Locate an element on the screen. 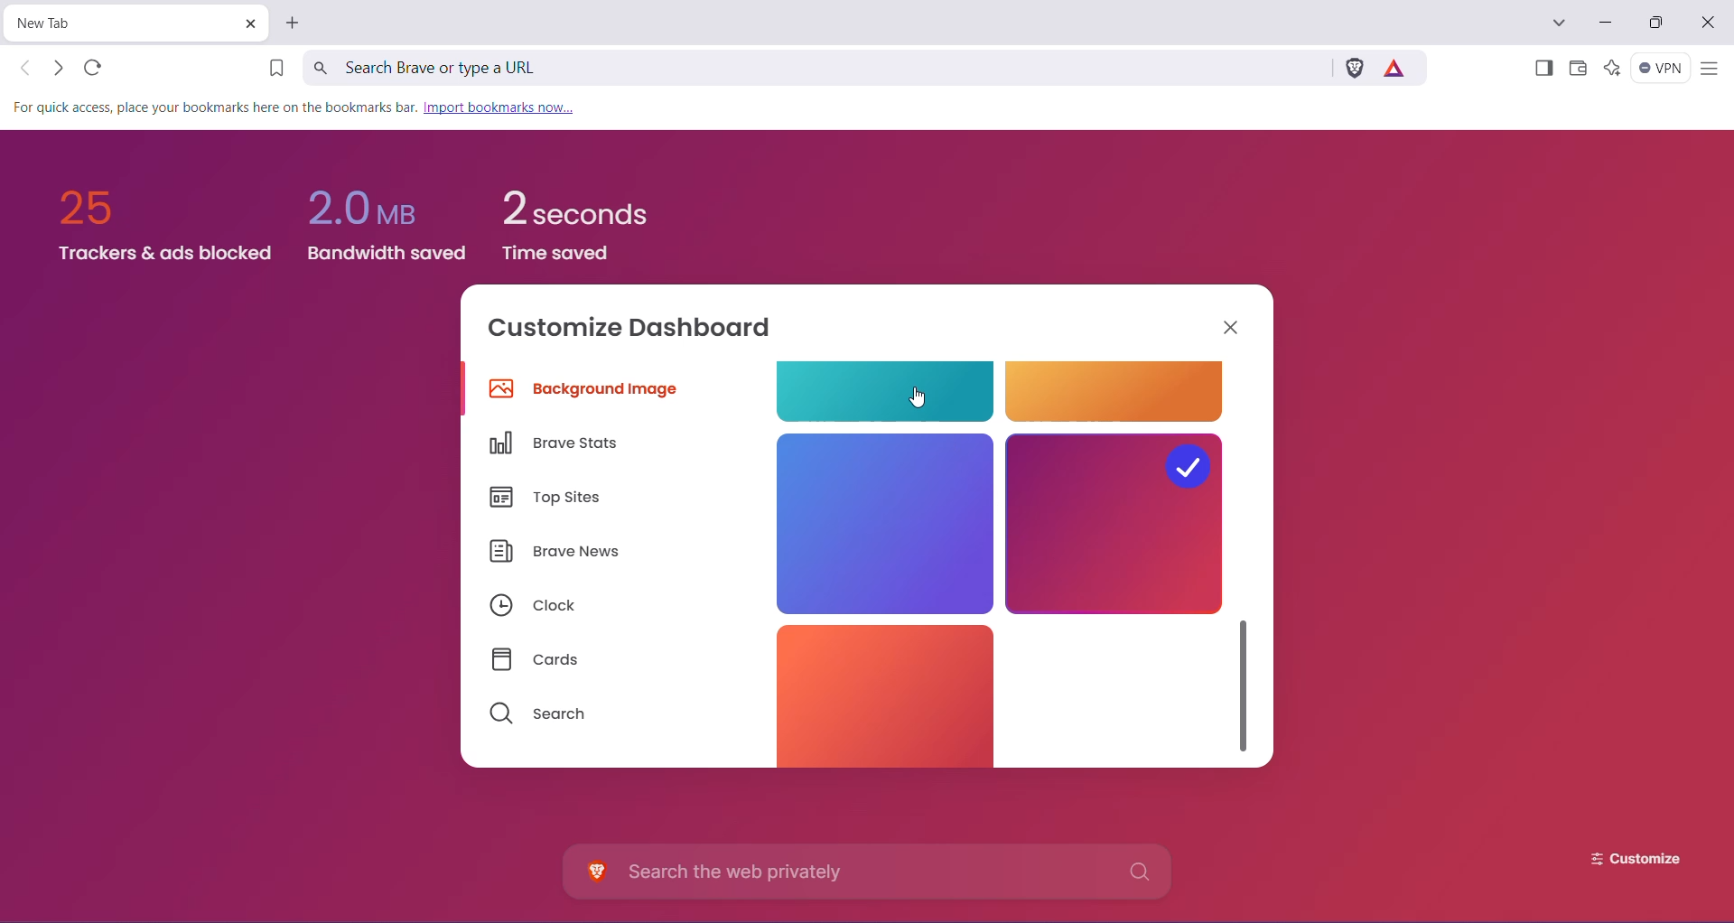  Customize Dashboard is located at coordinates (642, 331).